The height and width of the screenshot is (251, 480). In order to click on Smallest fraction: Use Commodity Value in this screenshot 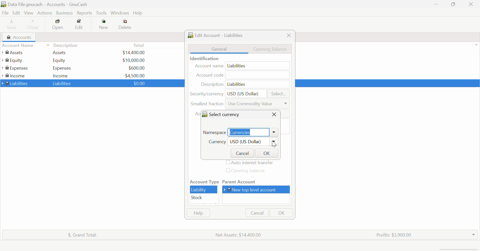, I will do `click(240, 105)`.